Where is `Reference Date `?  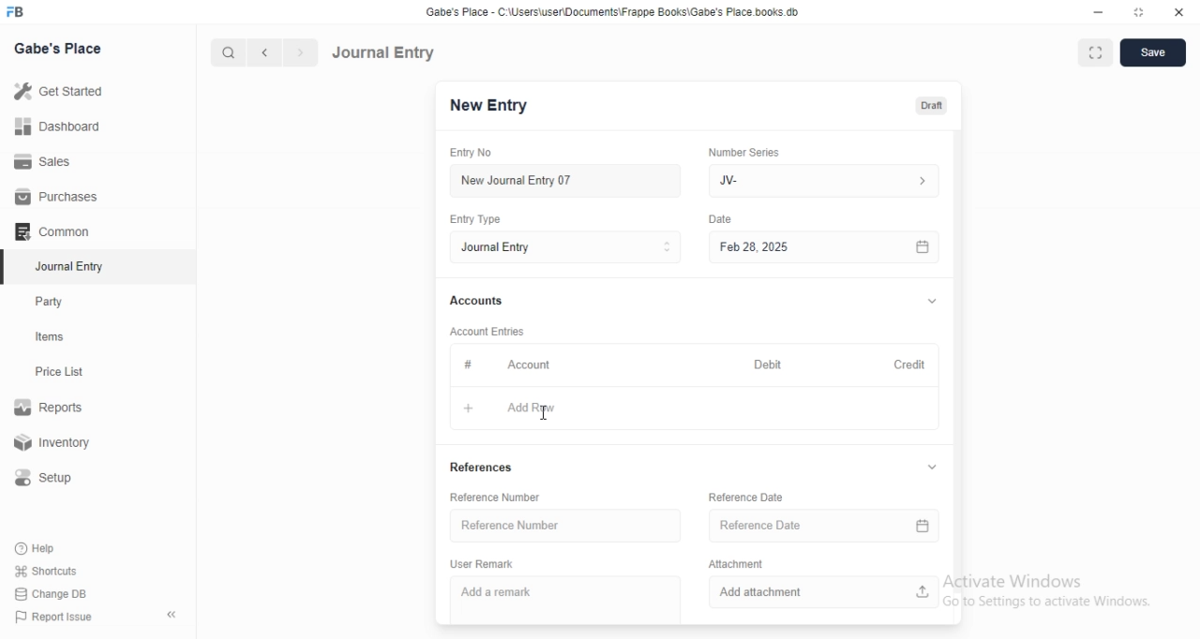
Reference Date  is located at coordinates (819, 526).